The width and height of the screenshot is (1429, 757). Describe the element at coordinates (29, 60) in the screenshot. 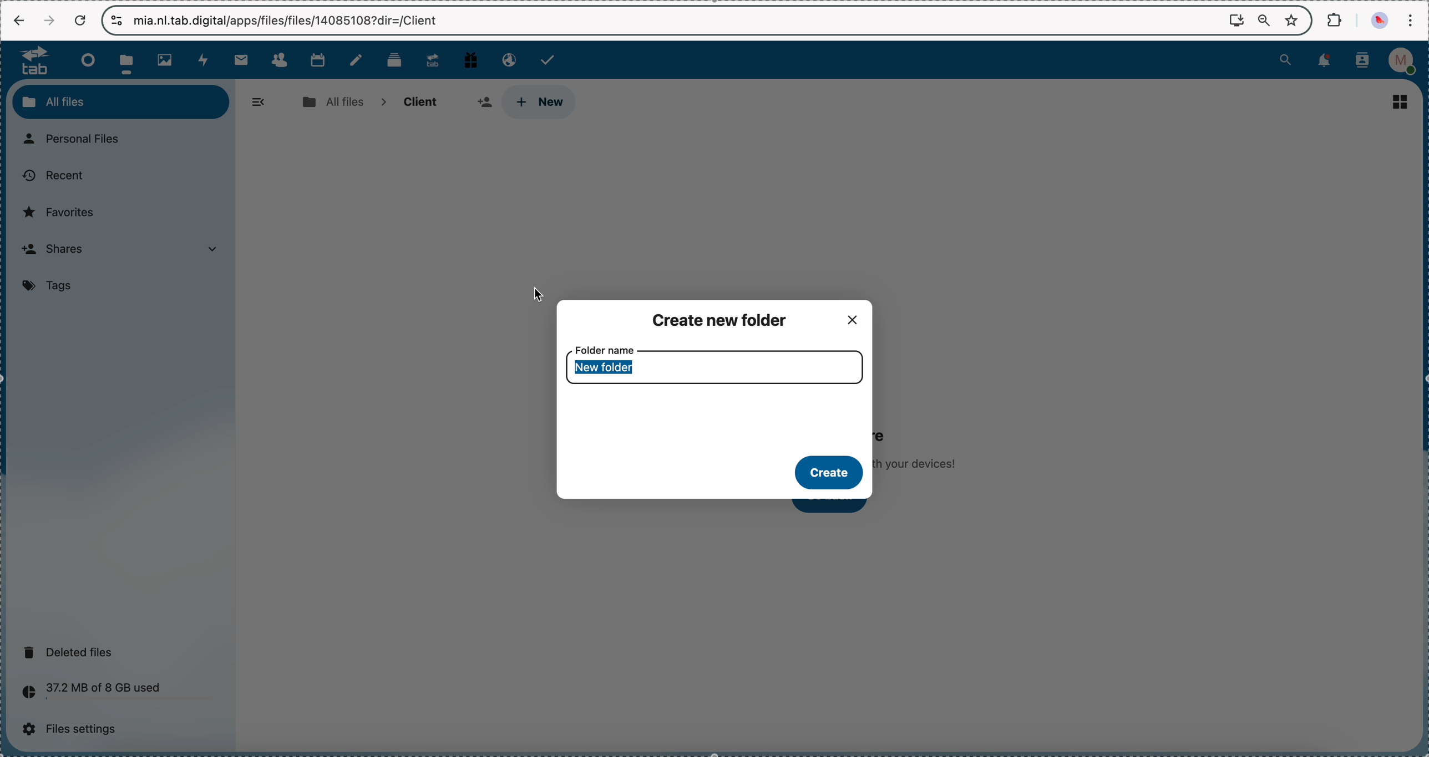

I see `tab` at that location.